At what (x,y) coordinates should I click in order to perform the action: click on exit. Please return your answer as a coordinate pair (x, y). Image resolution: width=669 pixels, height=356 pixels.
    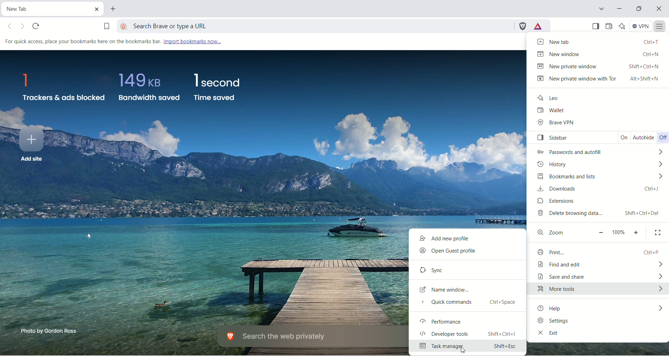
    Looking at the image, I should click on (598, 335).